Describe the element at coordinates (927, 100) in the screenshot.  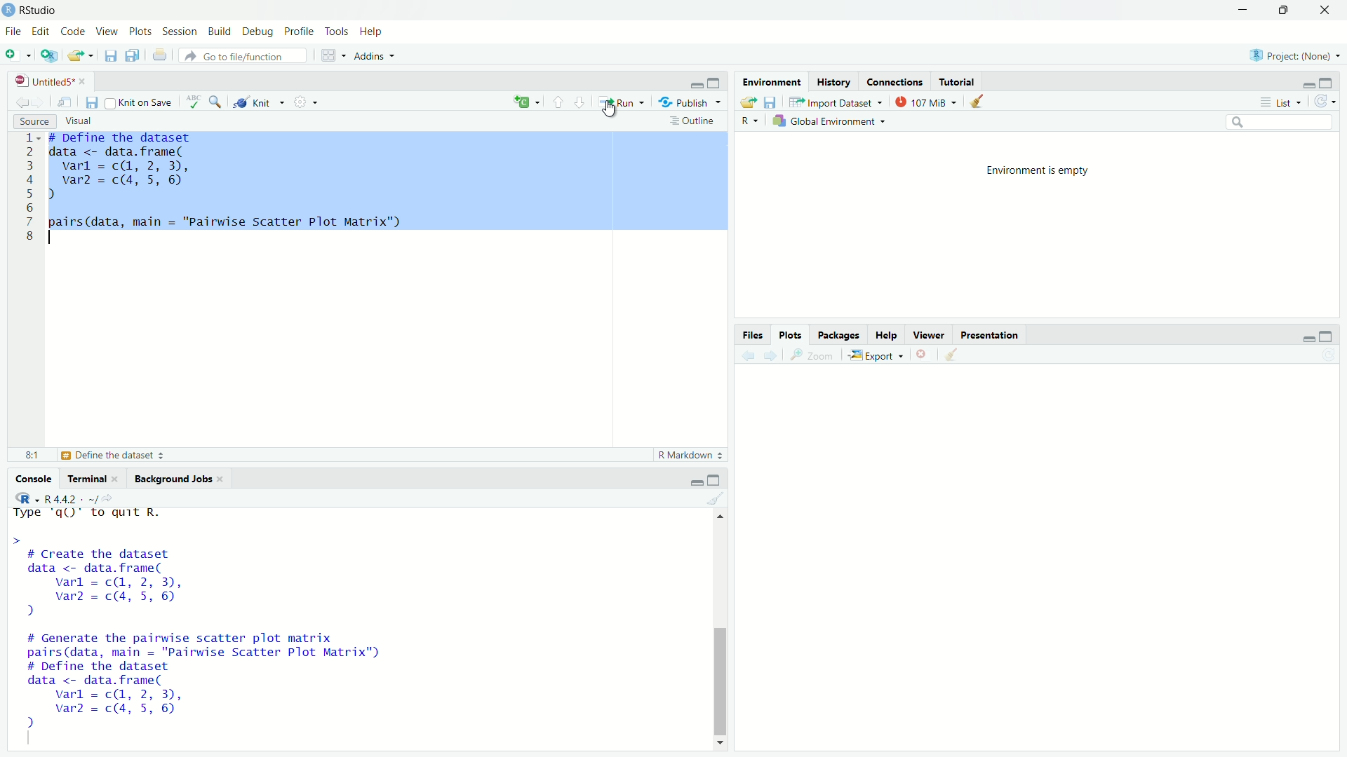
I see `129kib used by R session (Source: Windows System)` at that location.